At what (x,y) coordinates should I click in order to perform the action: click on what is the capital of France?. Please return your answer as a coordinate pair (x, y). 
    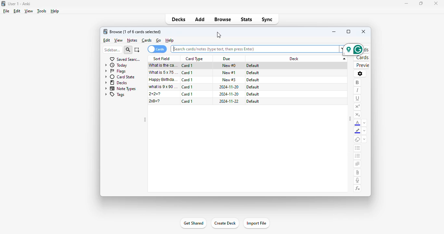
    Looking at the image, I should click on (163, 66).